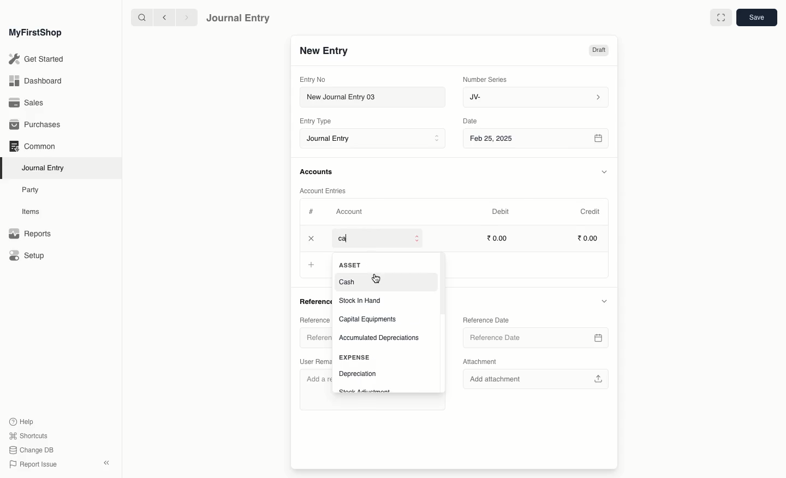 This screenshot has width=786, height=478. What do you see at coordinates (354, 357) in the screenshot?
I see `EXPENSE` at bounding box center [354, 357].